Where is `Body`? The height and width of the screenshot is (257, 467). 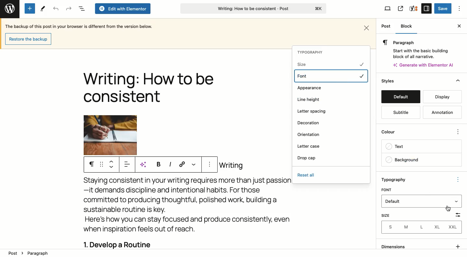 Body is located at coordinates (194, 204).